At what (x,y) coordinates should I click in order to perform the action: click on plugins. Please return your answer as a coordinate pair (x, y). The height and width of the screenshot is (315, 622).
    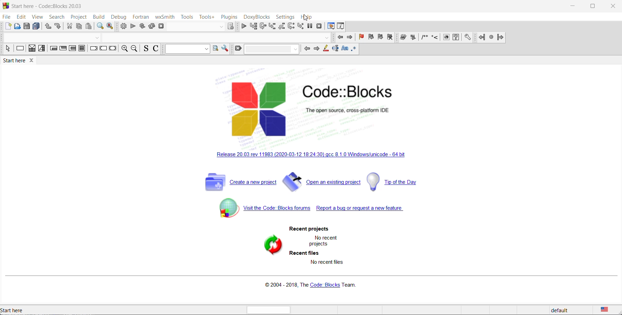
    Looking at the image, I should click on (229, 16).